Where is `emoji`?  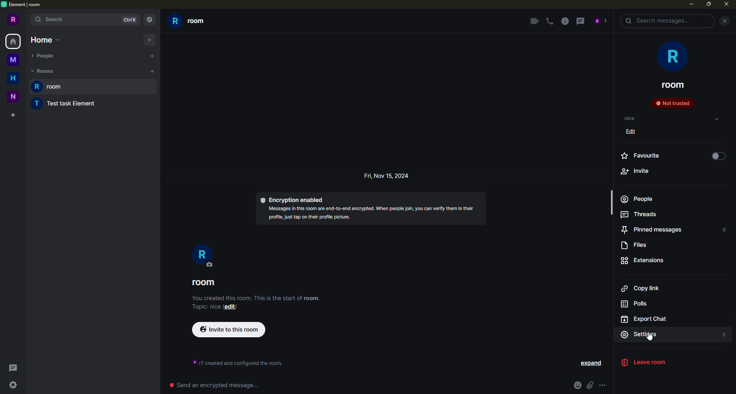 emoji is located at coordinates (575, 384).